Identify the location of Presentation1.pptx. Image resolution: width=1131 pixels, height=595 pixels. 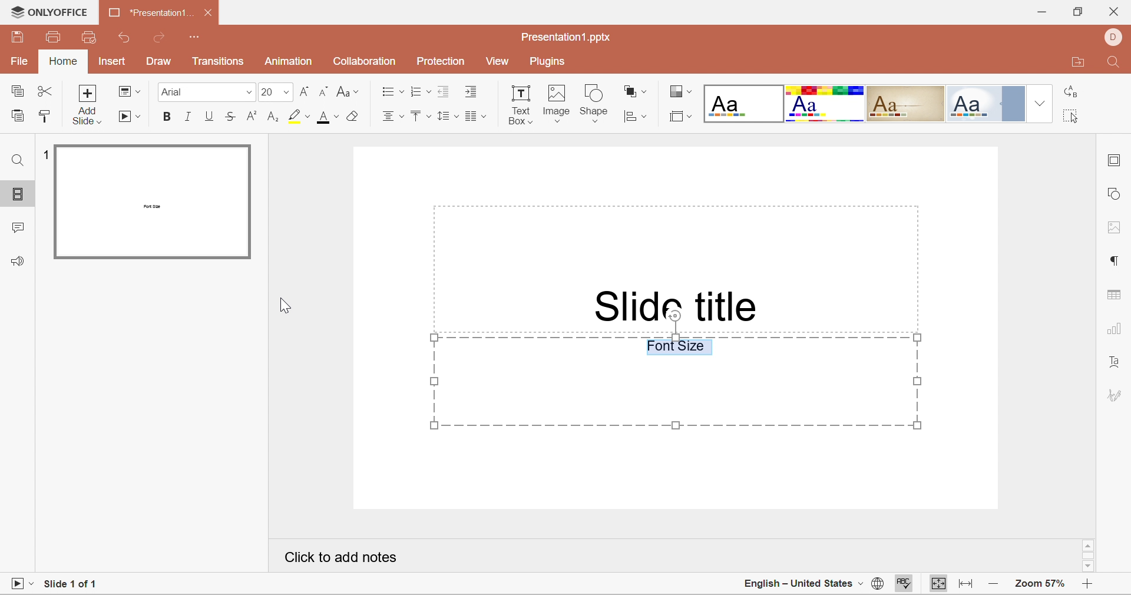
(566, 38).